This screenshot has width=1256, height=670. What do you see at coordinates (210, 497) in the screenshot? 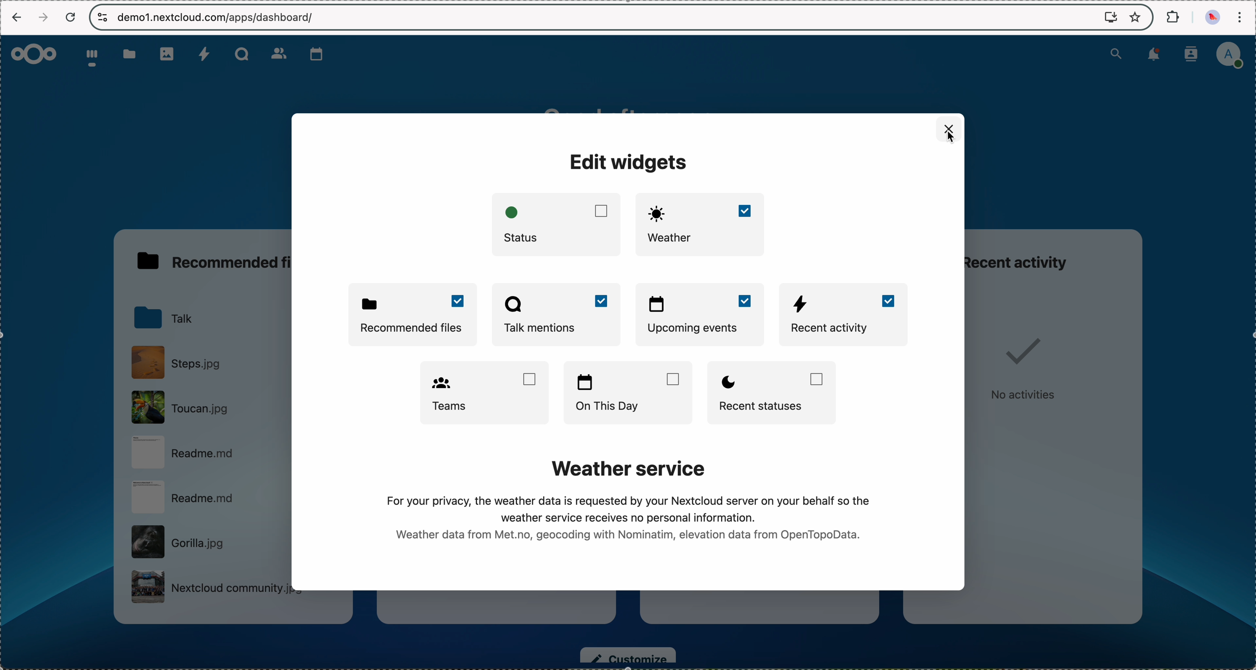
I see `file` at bounding box center [210, 497].